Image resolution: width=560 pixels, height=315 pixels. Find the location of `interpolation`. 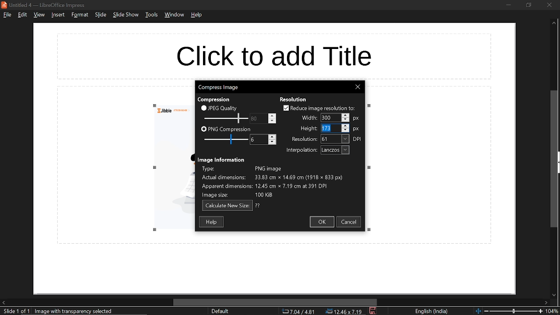

interpolation is located at coordinates (335, 150).